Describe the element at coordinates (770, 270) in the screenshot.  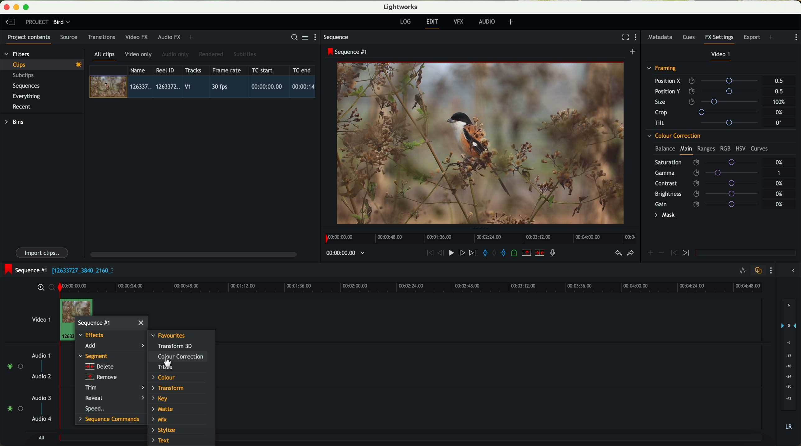
I see `show settings menu` at that location.